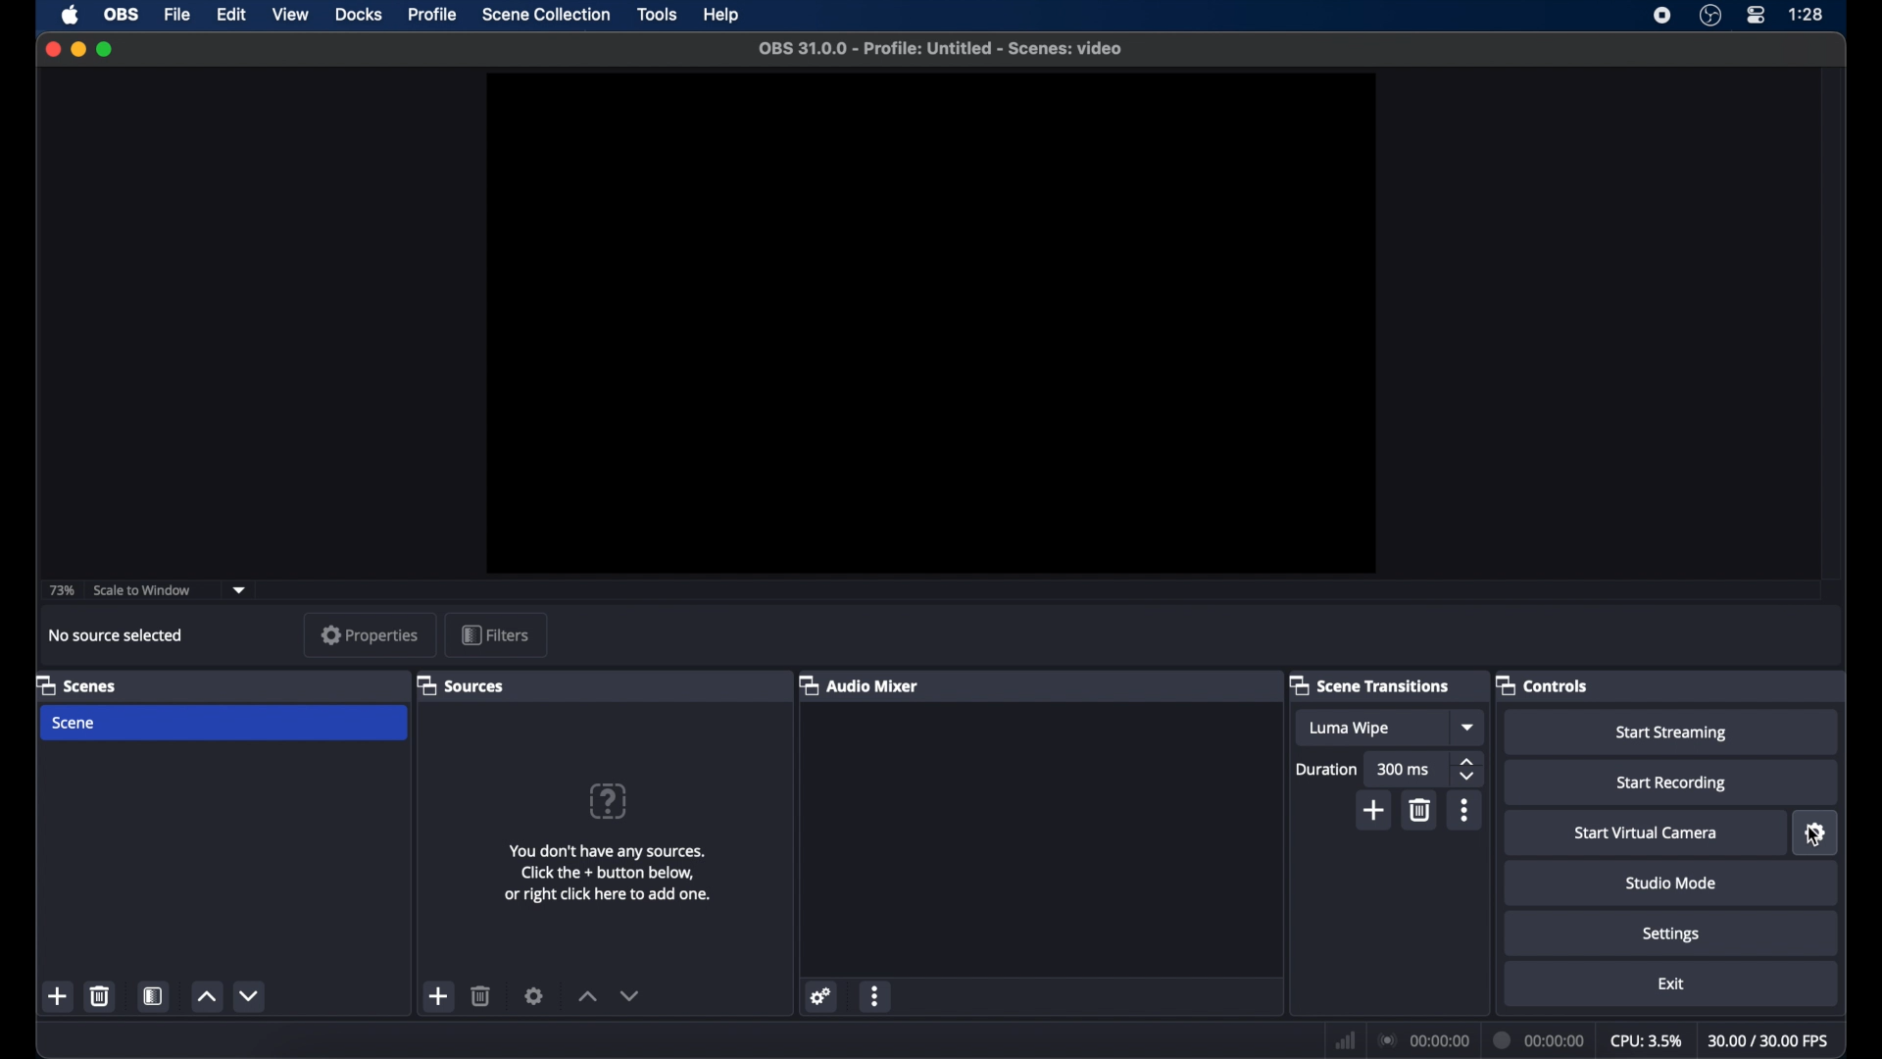 The width and height of the screenshot is (1882, 1059). I want to click on decrement, so click(630, 998).